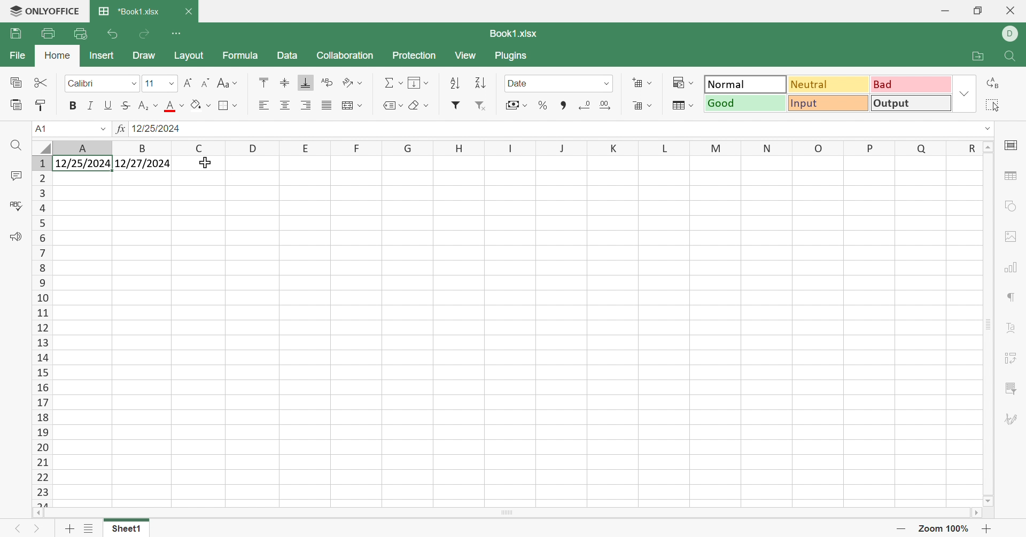  I want to click on Input, so click(829, 104).